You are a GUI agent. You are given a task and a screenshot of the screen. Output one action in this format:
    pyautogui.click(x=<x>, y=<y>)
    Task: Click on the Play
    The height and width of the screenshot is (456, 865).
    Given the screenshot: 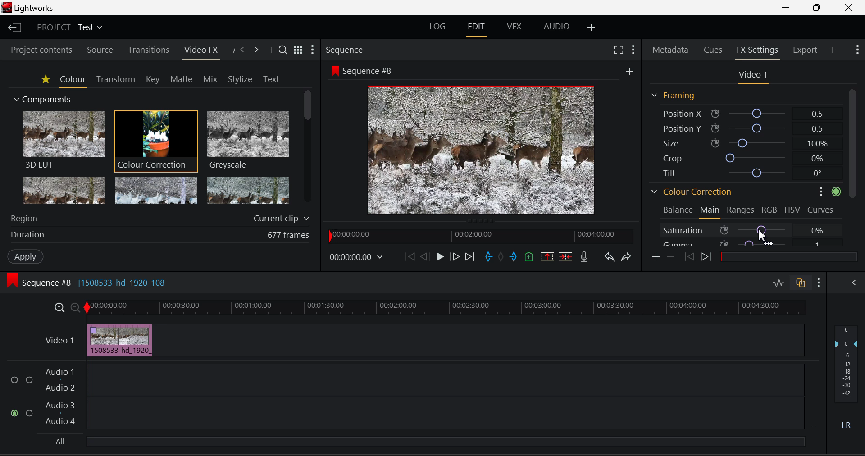 What is the action you would take?
    pyautogui.click(x=439, y=258)
    